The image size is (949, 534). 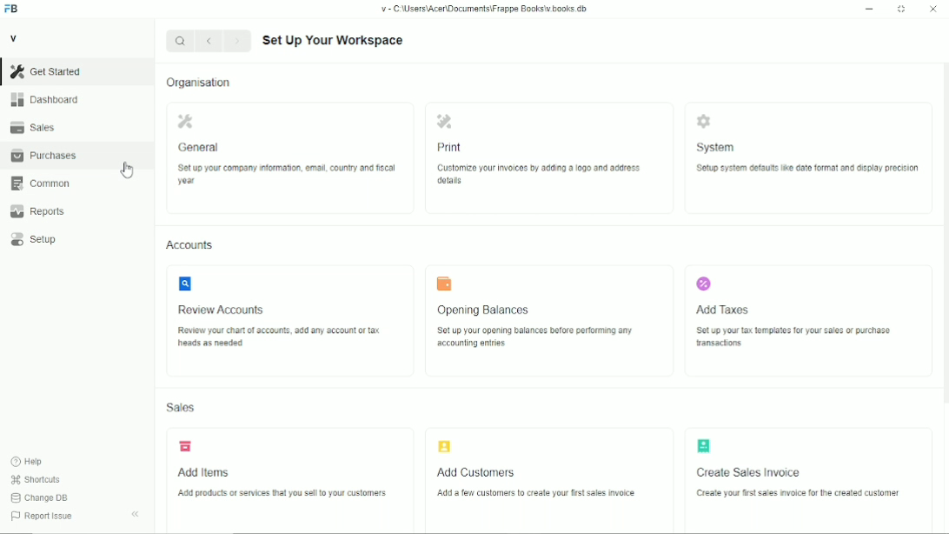 I want to click on Add items, so click(x=202, y=469).